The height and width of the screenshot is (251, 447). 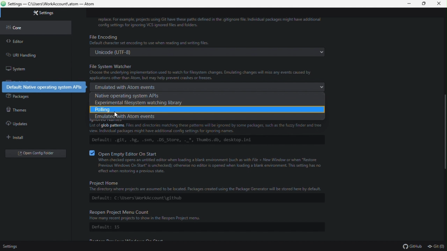 I want to click on Reopen Project Menu Count How many recent projects to show in the Reopen Project menu., so click(x=199, y=215).